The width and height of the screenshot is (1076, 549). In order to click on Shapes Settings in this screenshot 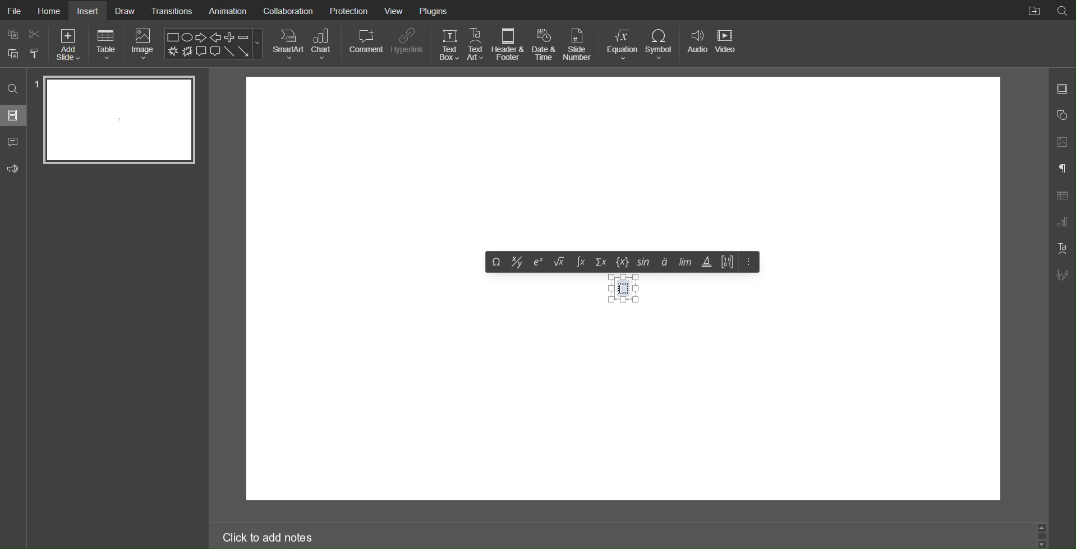, I will do `click(1061, 117)`.